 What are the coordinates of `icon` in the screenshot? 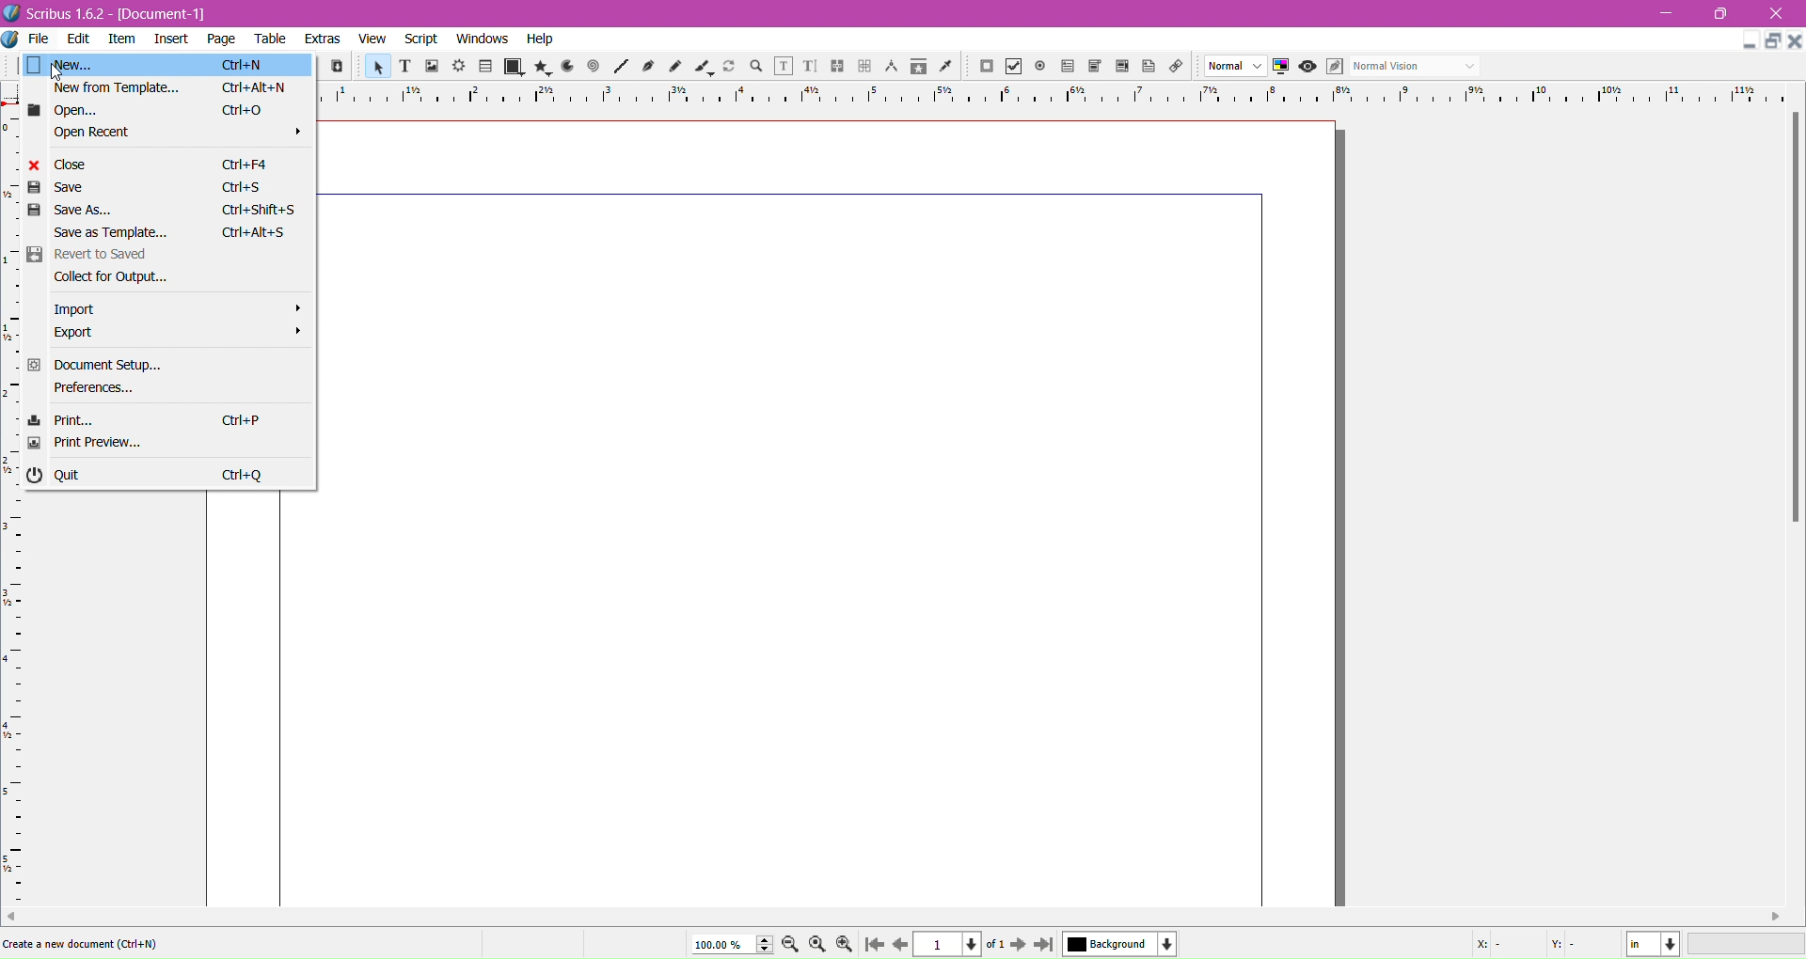 It's located at (918, 70).